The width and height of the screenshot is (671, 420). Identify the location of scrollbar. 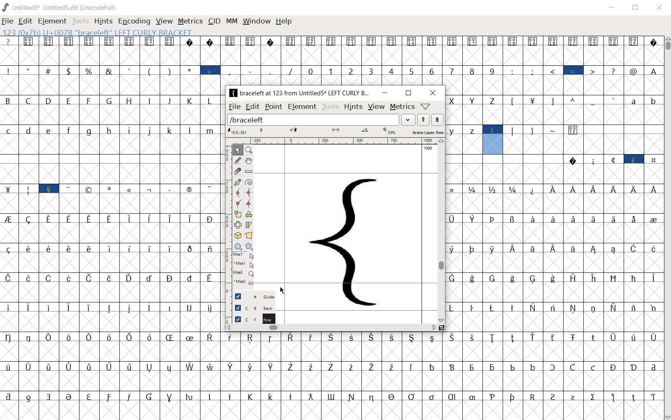
(442, 231).